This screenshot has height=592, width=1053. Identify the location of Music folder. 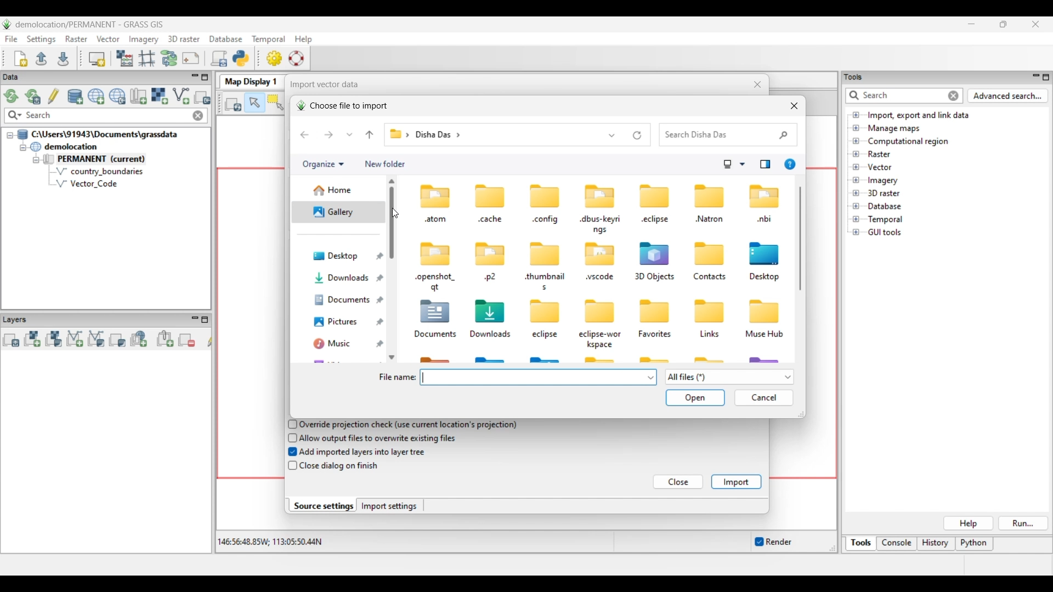
(340, 344).